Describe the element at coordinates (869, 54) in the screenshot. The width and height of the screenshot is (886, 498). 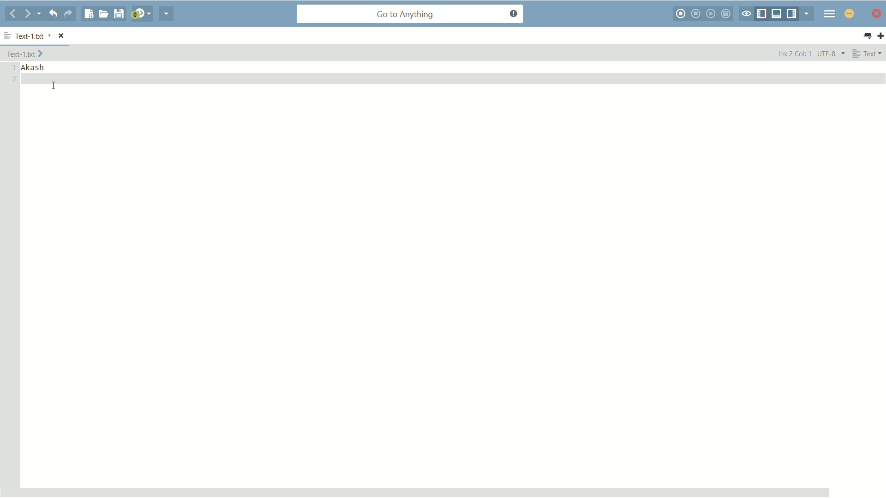
I see `file type` at that location.